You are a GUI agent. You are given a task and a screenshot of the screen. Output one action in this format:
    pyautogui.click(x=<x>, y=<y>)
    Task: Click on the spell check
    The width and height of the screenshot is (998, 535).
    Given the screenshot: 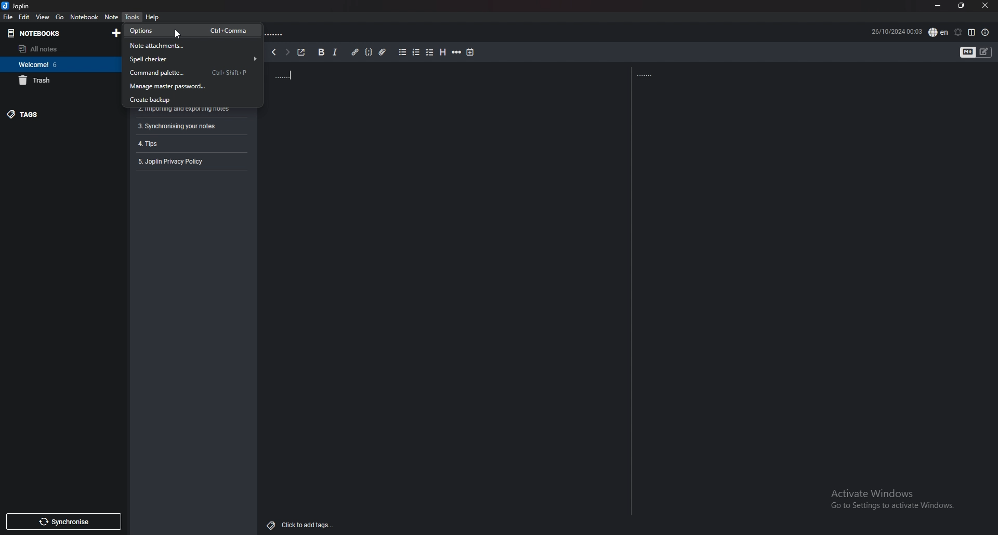 What is the action you would take?
    pyautogui.click(x=938, y=32)
    